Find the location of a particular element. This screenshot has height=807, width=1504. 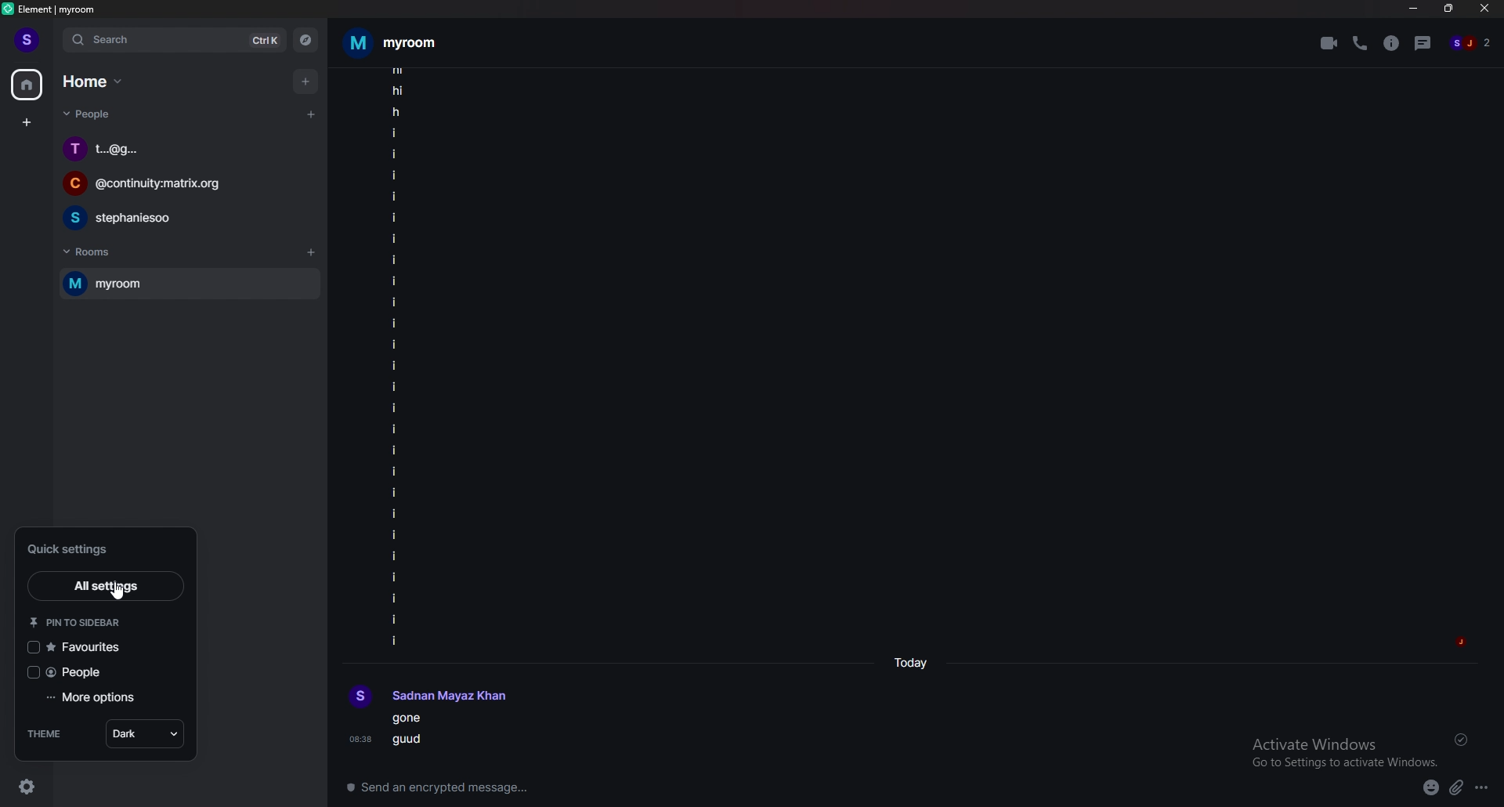

explore room is located at coordinates (306, 40).